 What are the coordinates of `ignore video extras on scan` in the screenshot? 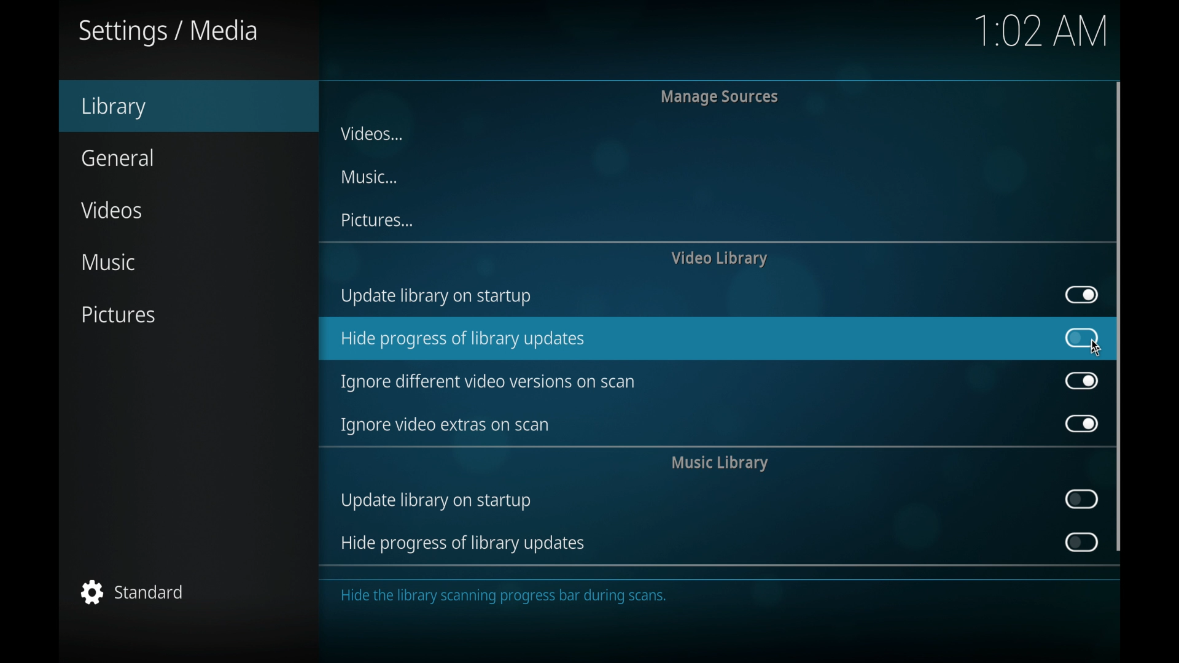 It's located at (445, 425).